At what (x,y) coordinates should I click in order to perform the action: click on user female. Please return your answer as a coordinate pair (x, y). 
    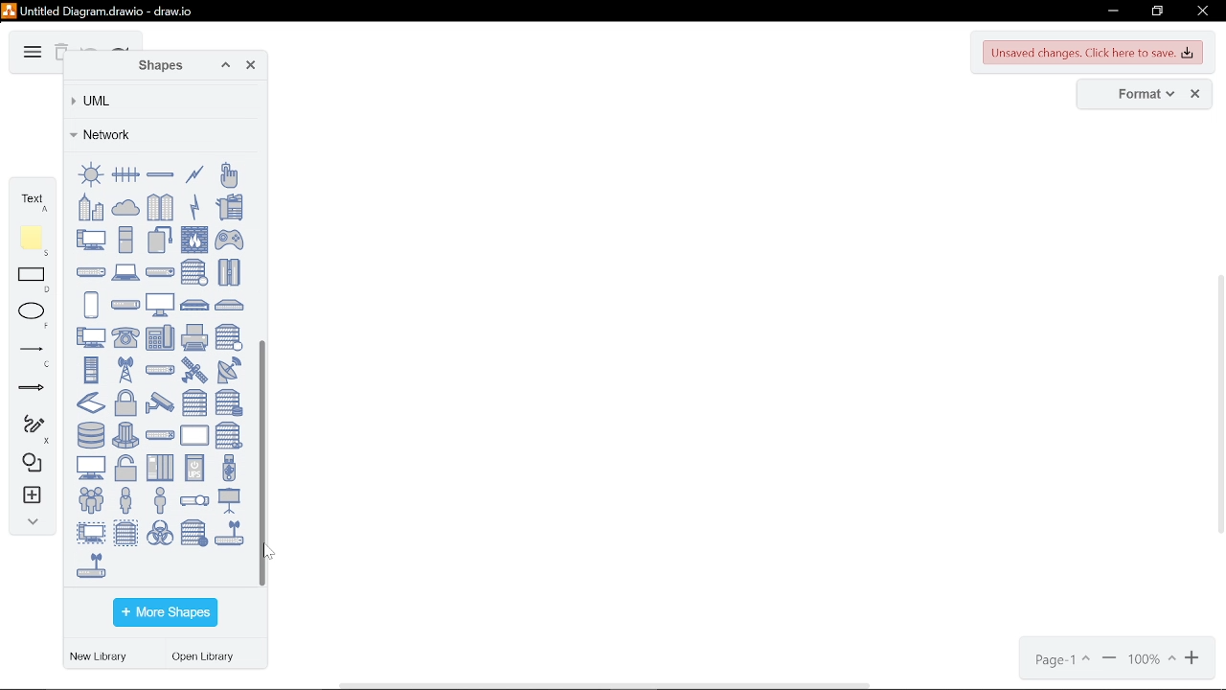
    Looking at the image, I should click on (125, 499).